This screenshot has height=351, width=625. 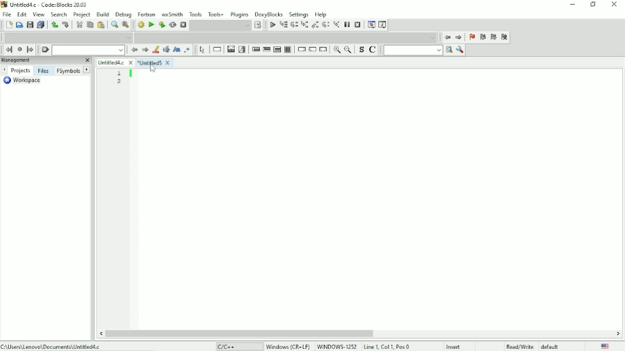 What do you see at coordinates (172, 25) in the screenshot?
I see `Rebuild` at bounding box center [172, 25].